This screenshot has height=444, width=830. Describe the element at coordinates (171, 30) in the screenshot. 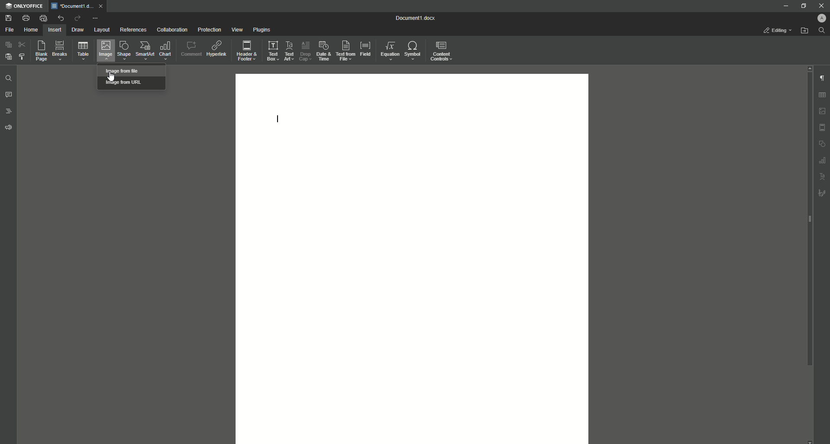

I see `Collaboration` at that location.